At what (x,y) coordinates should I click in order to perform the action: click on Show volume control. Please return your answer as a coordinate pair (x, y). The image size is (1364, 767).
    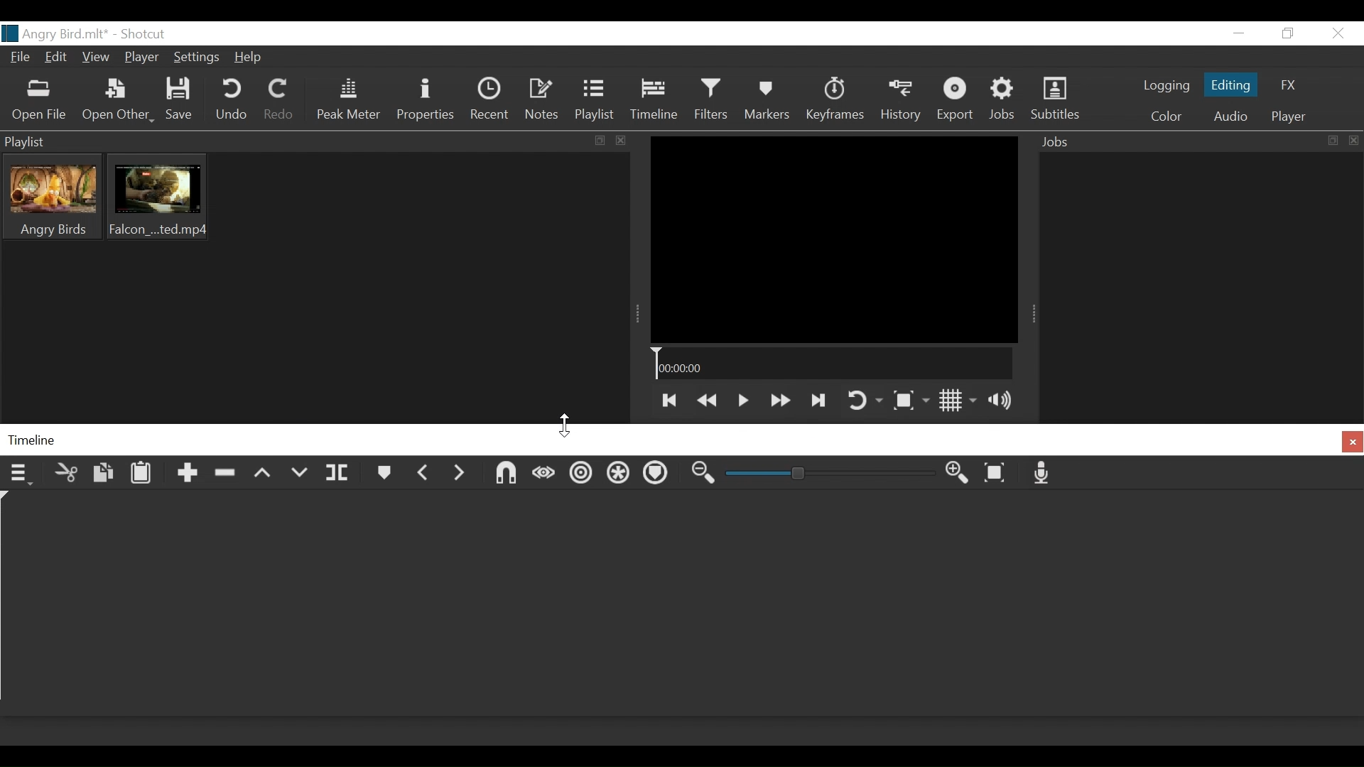
    Looking at the image, I should click on (1007, 401).